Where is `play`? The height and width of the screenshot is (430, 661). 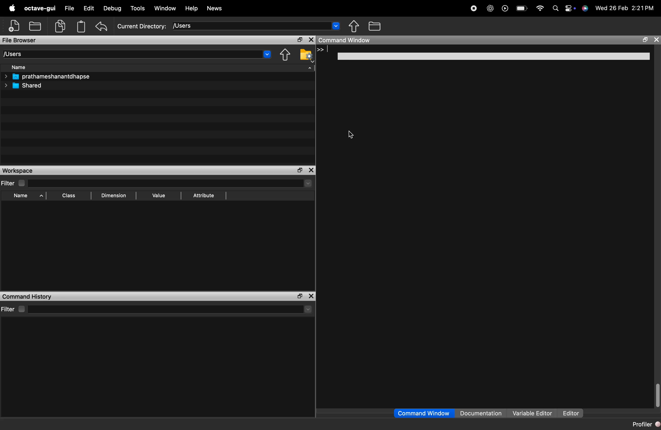
play is located at coordinates (505, 7).